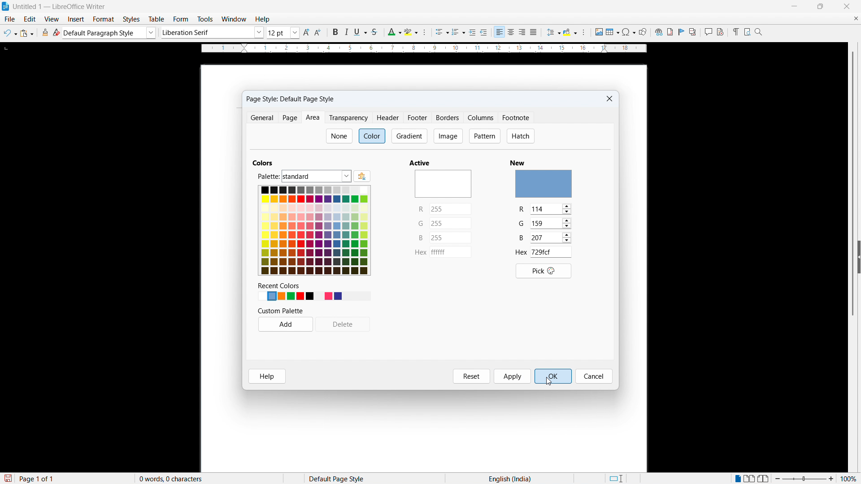 The width and height of the screenshot is (861, 484). What do you see at coordinates (794, 6) in the screenshot?
I see `minimise ` at bounding box center [794, 6].